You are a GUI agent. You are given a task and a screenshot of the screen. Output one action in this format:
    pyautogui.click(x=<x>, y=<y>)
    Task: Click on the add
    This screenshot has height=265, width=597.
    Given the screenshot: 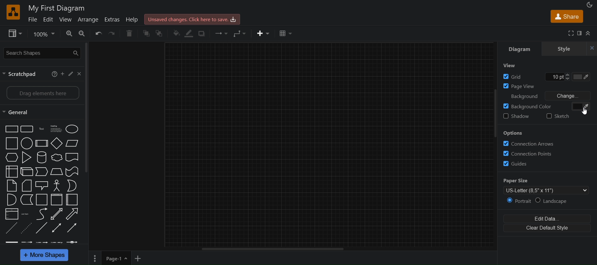 What is the action you would take?
    pyautogui.click(x=63, y=75)
    